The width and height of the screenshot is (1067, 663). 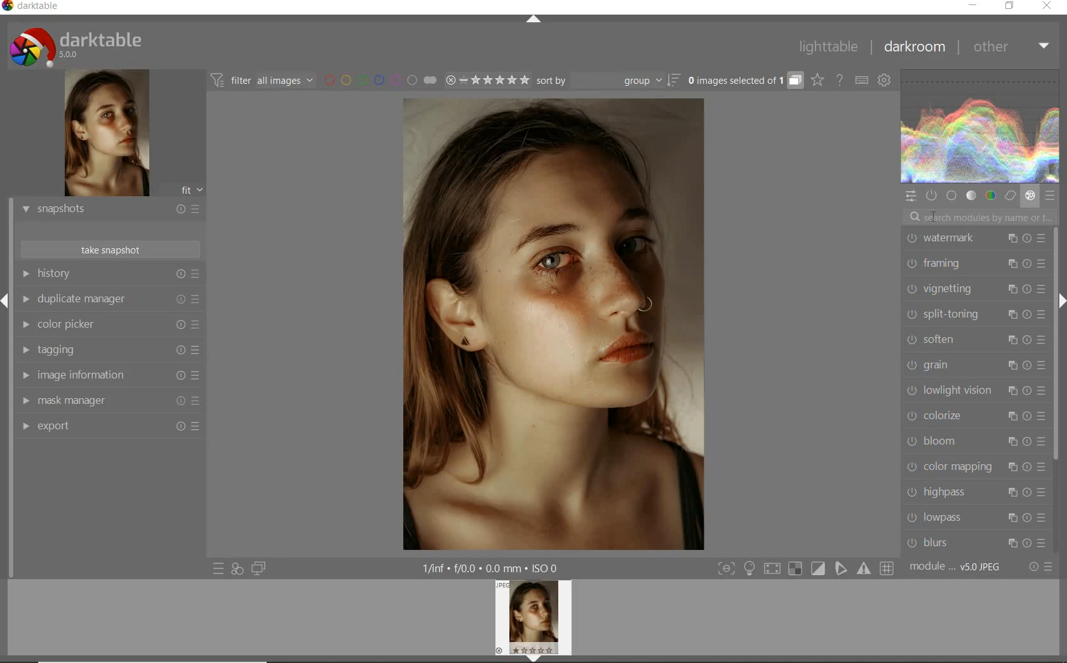 I want to click on quick access panel, so click(x=909, y=196).